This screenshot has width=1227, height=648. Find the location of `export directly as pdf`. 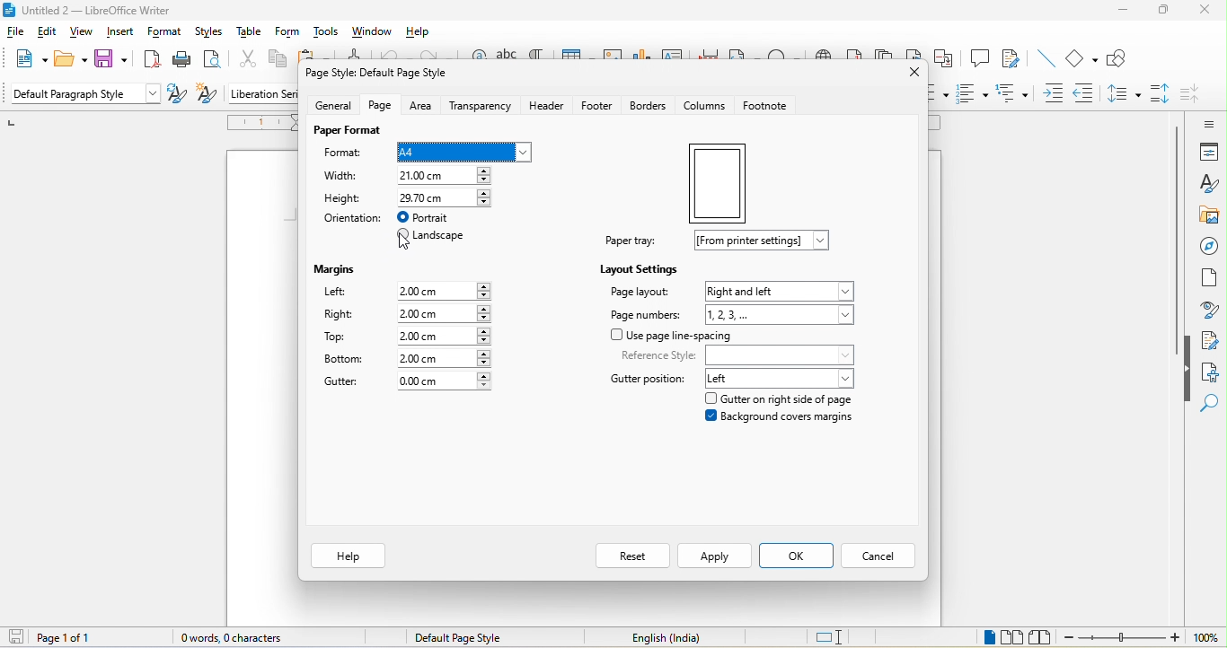

export directly as pdf is located at coordinates (151, 60).